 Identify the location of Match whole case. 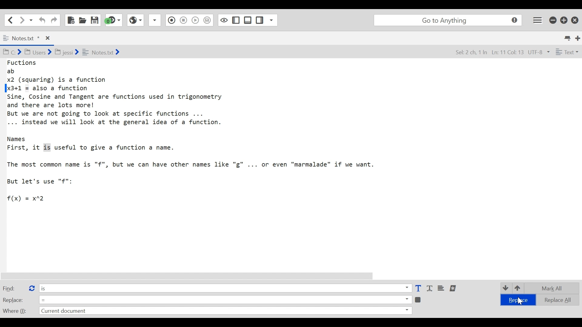
(430, 289).